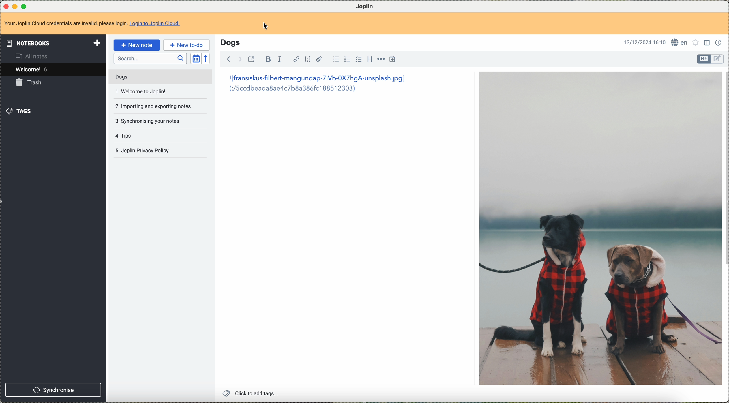 The width and height of the screenshot is (729, 403). Describe the element at coordinates (53, 391) in the screenshot. I see `synchronise` at that location.